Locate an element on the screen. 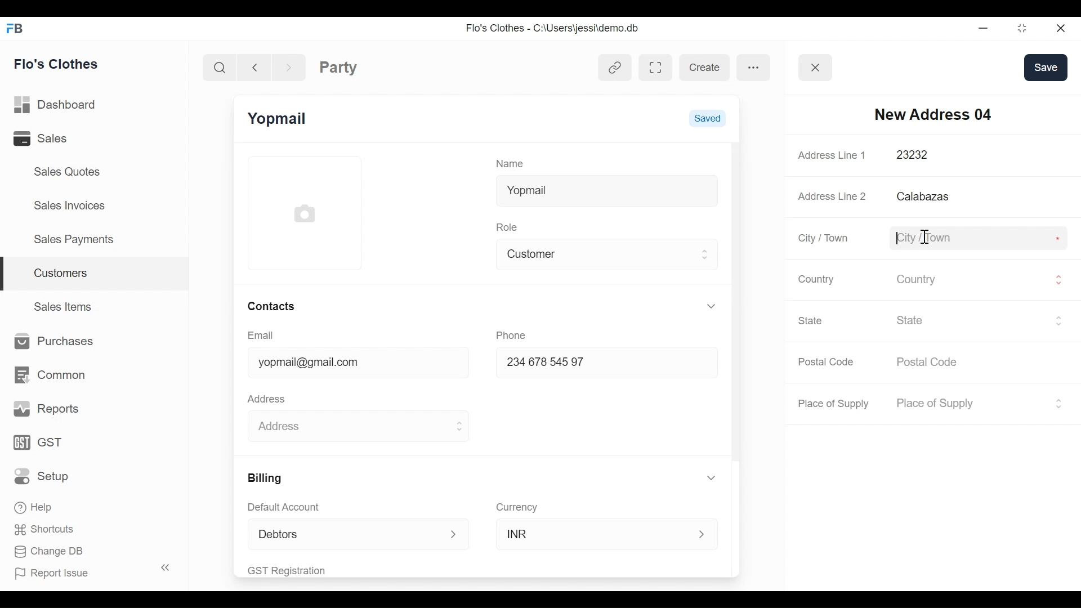 The width and height of the screenshot is (1081, 608). Party is located at coordinates (338, 67).